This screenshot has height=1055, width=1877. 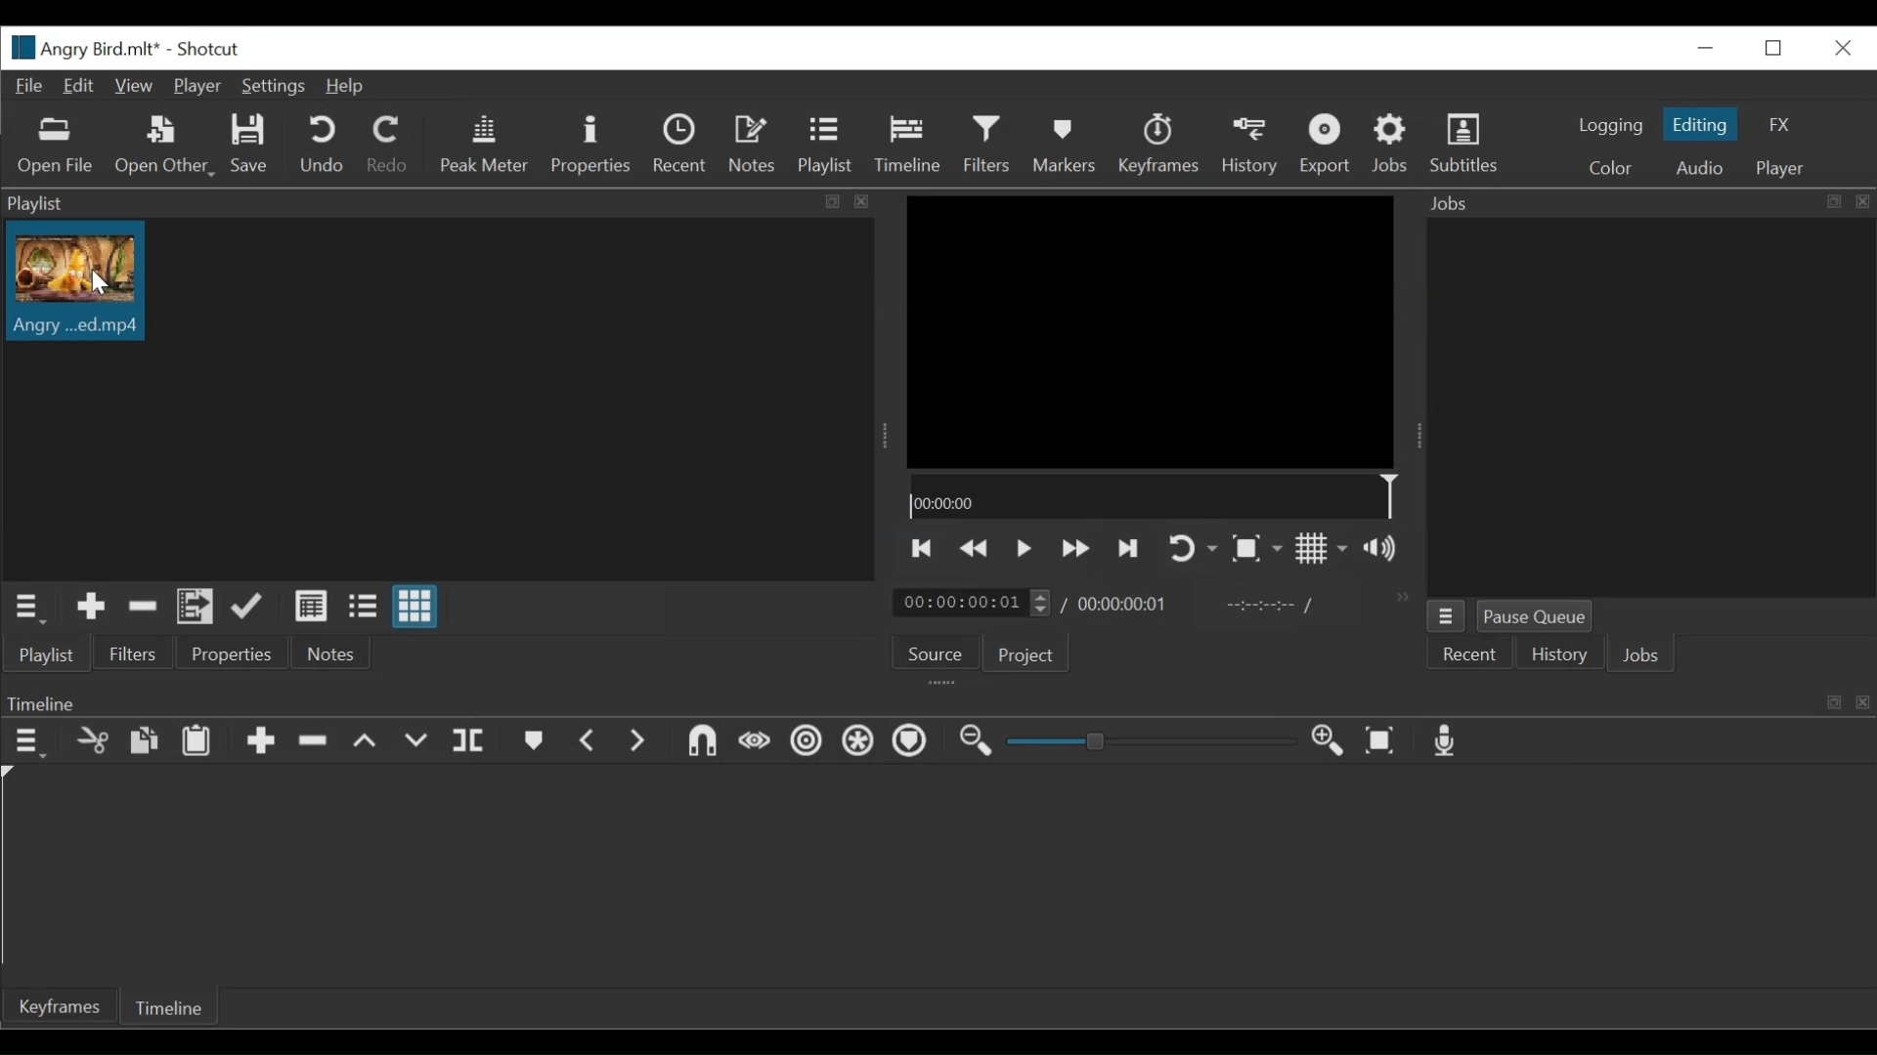 What do you see at coordinates (1153, 331) in the screenshot?
I see `Media Viewer` at bounding box center [1153, 331].